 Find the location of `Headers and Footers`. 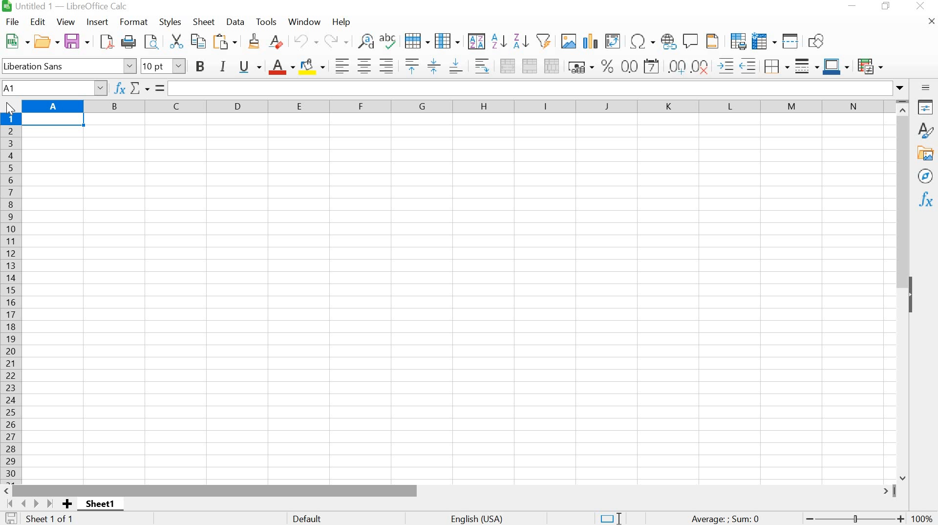

Headers and Footers is located at coordinates (714, 41).